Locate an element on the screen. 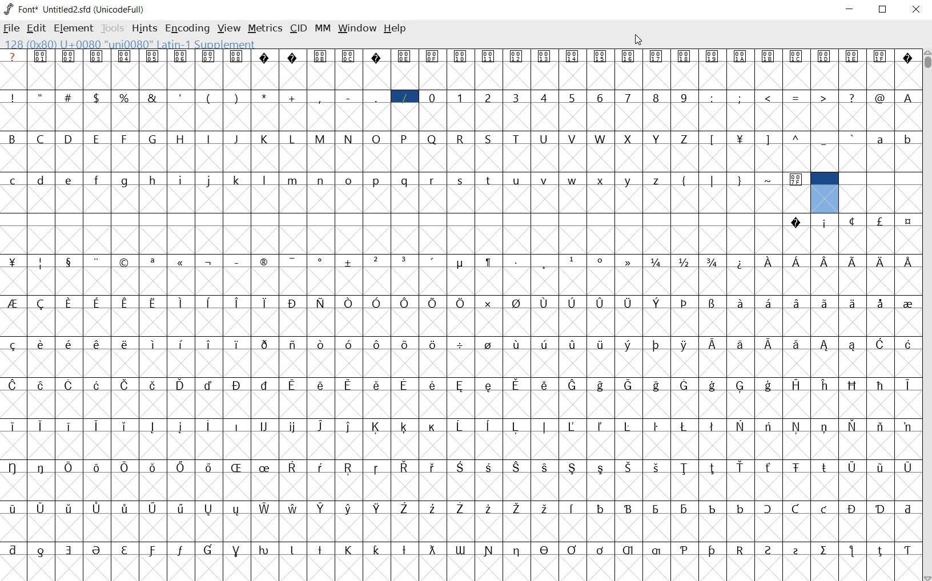 The width and height of the screenshot is (932, 581). Symbol is located at coordinates (768, 302).